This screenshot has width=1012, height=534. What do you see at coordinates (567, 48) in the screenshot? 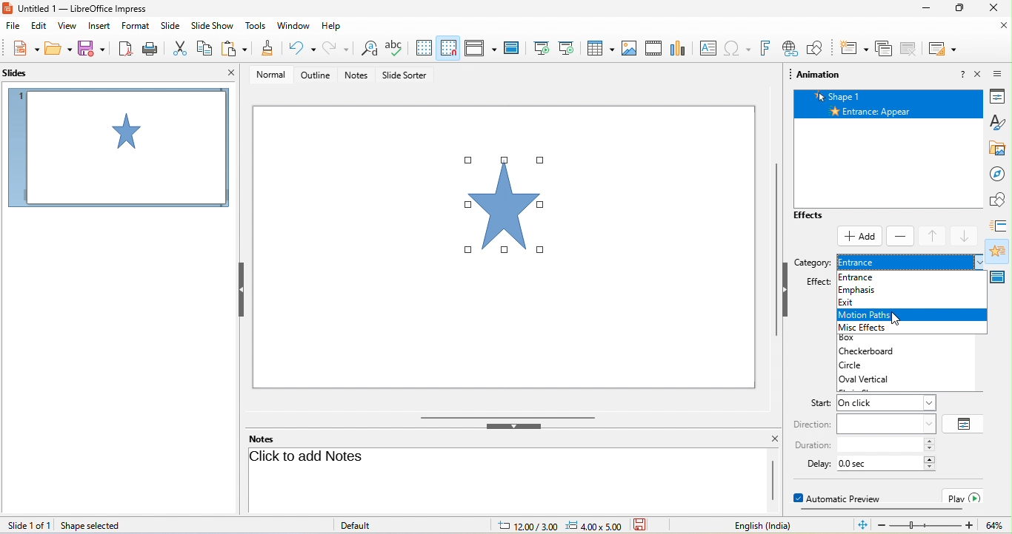
I see `start from current slide` at bounding box center [567, 48].